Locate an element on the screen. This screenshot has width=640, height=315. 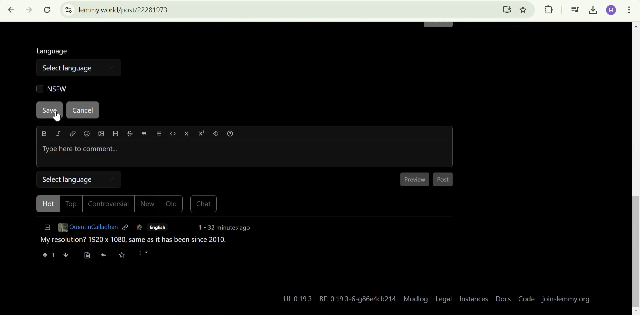
QuentinCallaghan is located at coordinates (87, 229).